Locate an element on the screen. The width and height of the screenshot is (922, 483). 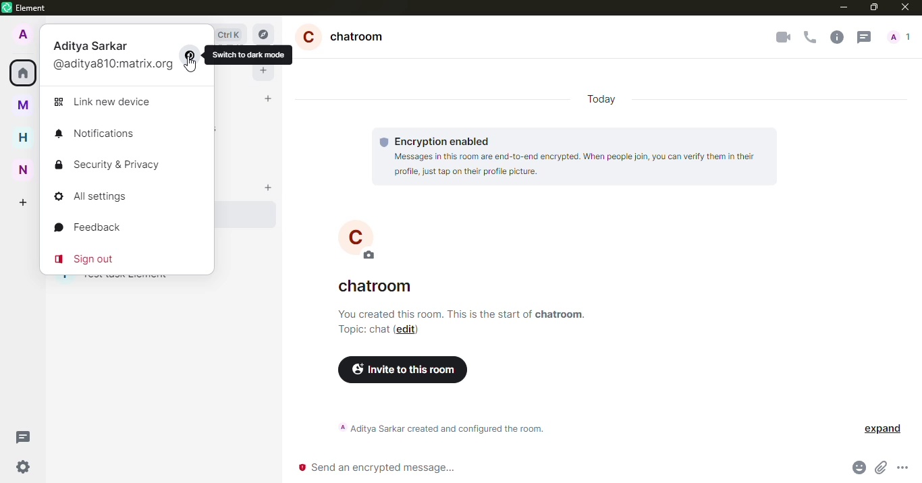
threads is located at coordinates (864, 37).